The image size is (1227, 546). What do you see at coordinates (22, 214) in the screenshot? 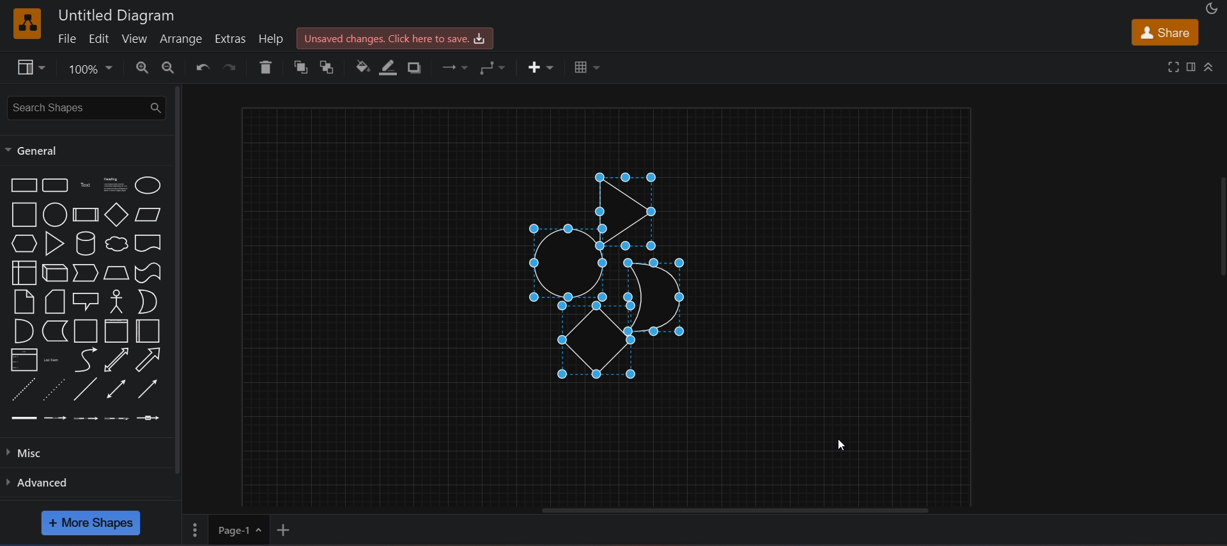
I see `square` at bounding box center [22, 214].